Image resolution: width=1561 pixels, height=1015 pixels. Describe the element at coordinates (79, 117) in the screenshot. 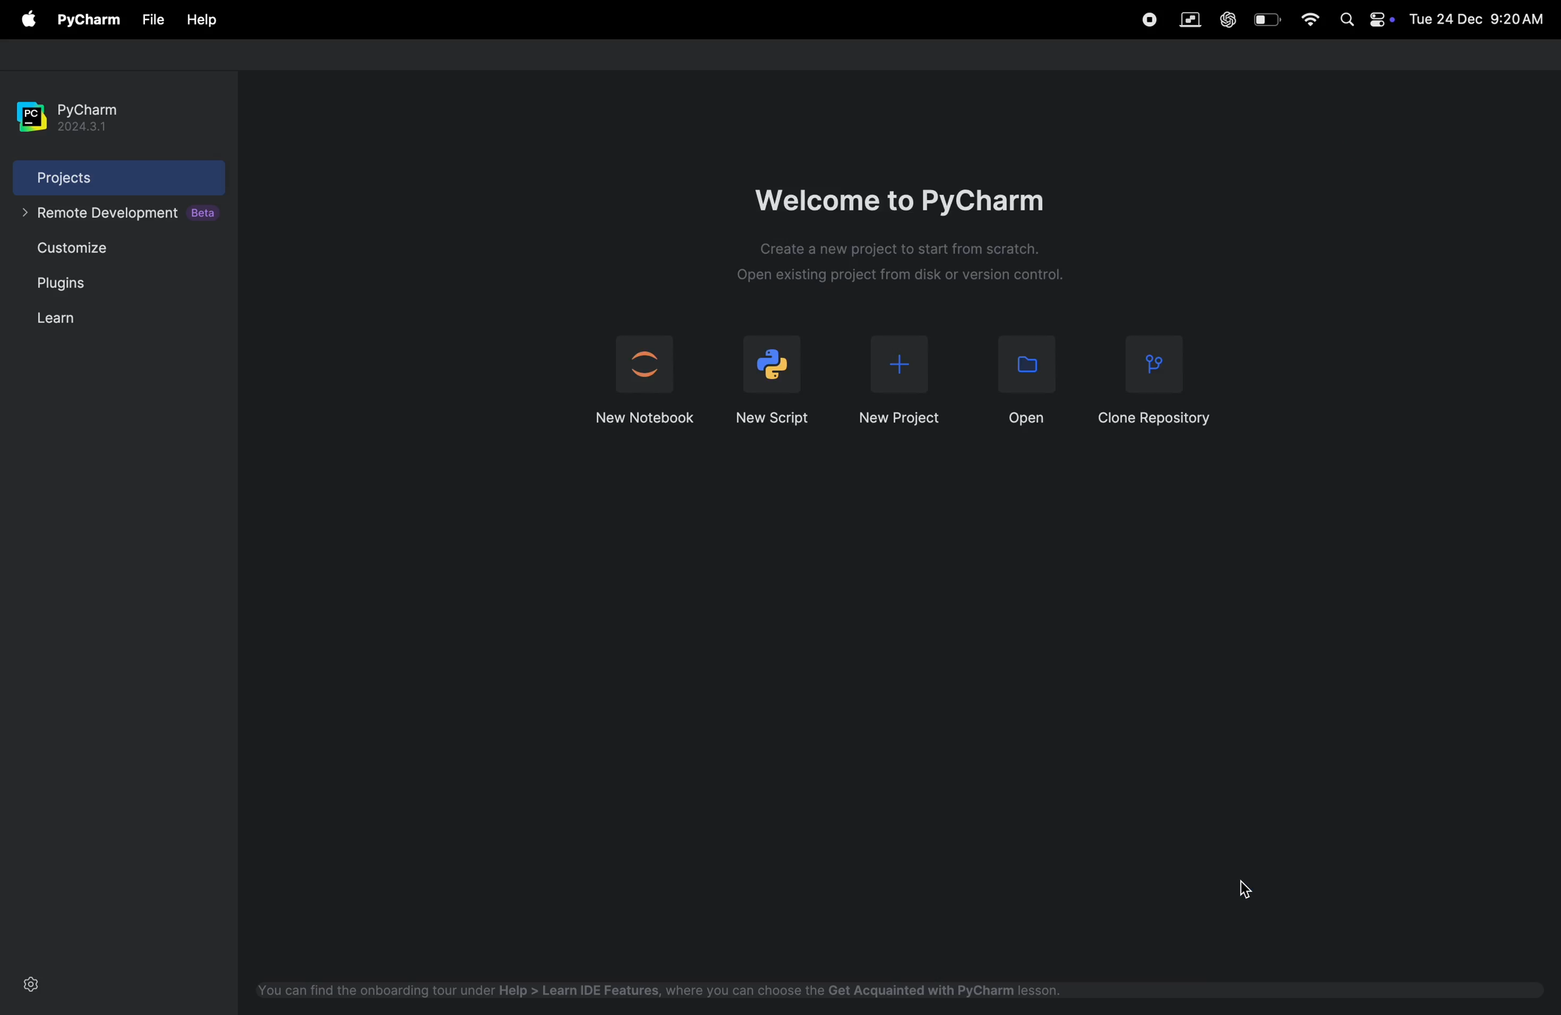

I see `pycharm version` at that location.